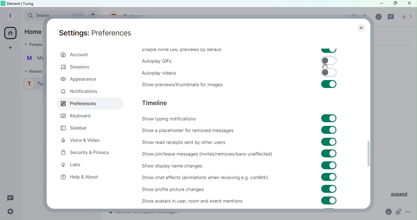  What do you see at coordinates (398, 212) in the screenshot?
I see `Attachment` at bounding box center [398, 212].